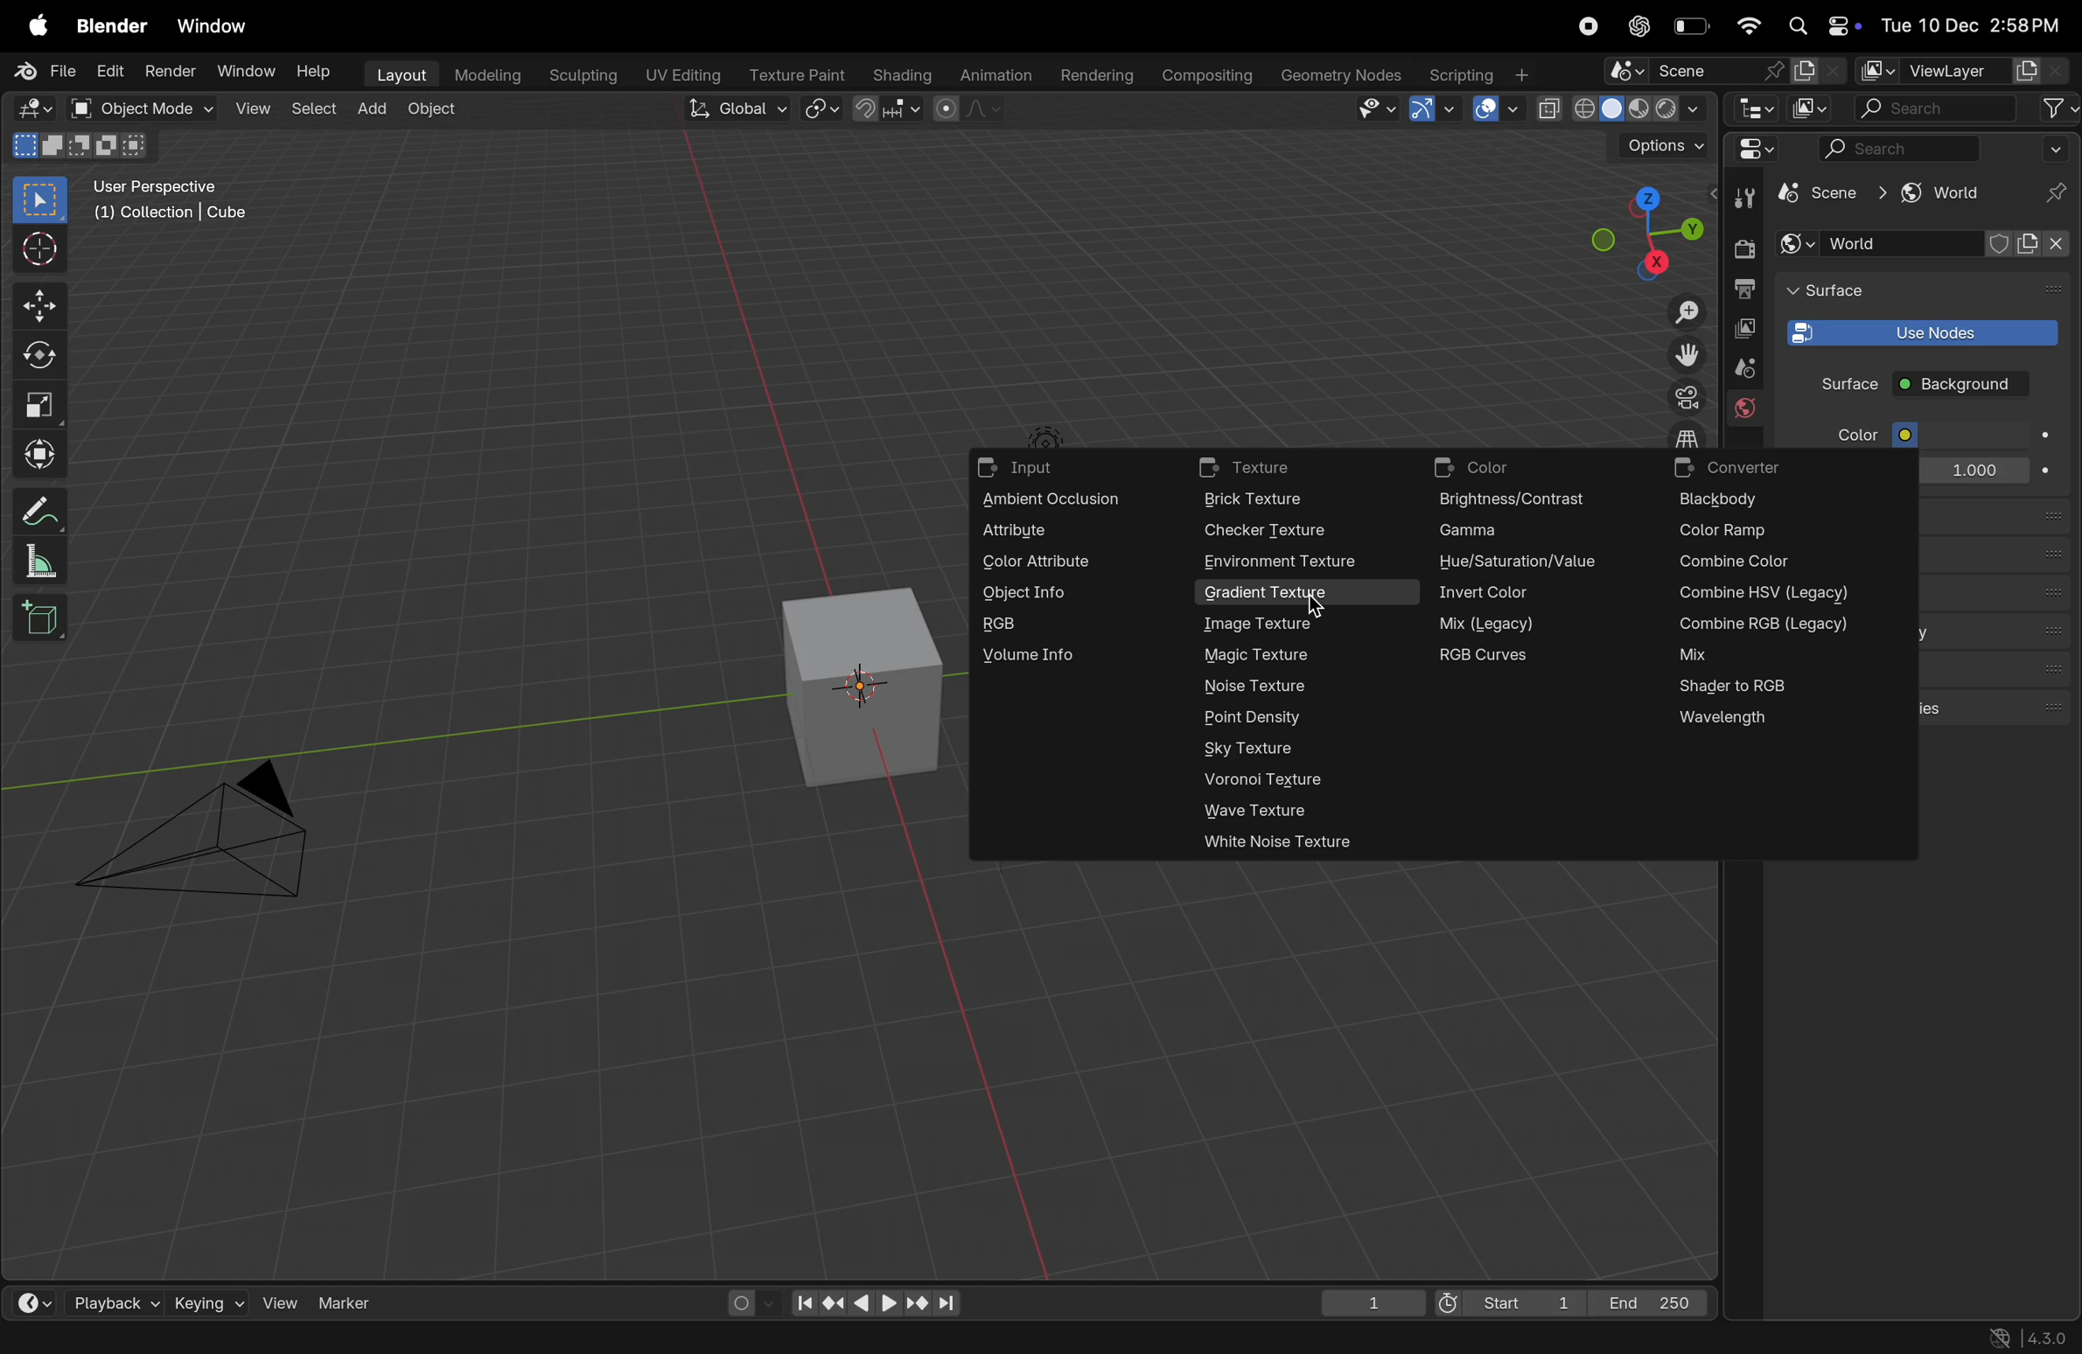 This screenshot has width=2082, height=1354. I want to click on invert color, so click(1516, 597).